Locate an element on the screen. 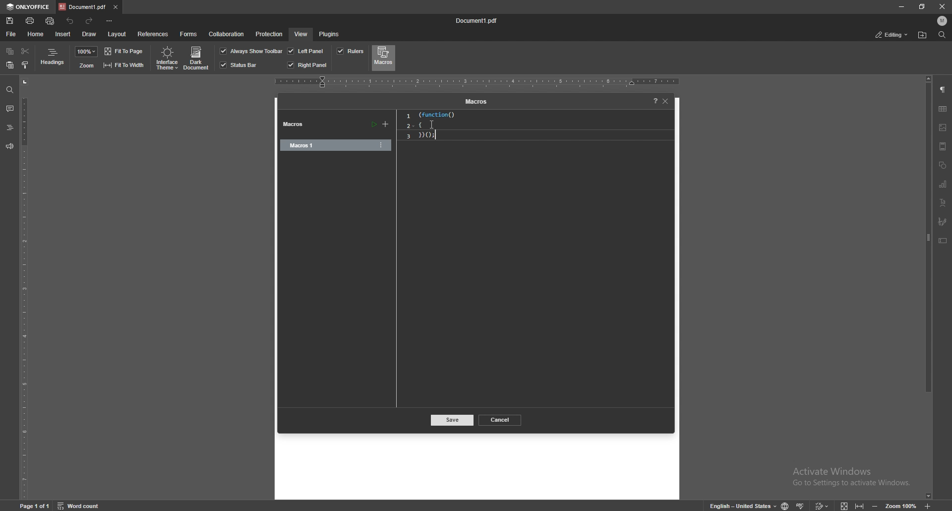  view is located at coordinates (300, 34).